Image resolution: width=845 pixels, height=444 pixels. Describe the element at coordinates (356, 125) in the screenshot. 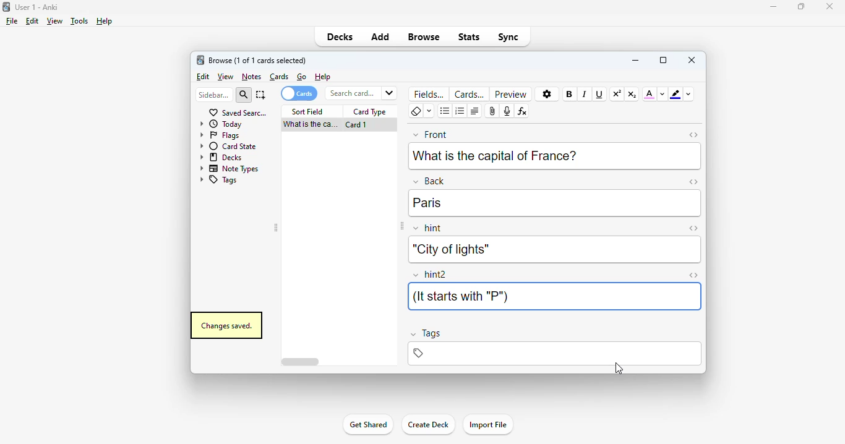

I see `card 1` at that location.